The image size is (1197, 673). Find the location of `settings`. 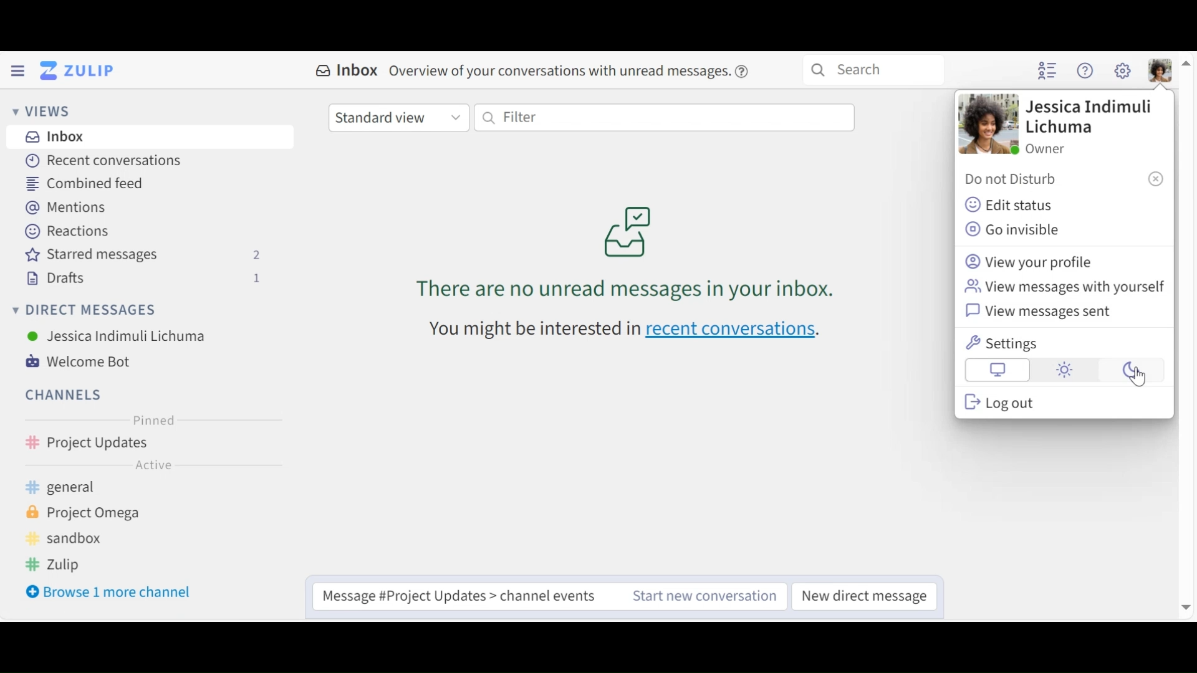

settings is located at coordinates (1122, 71).